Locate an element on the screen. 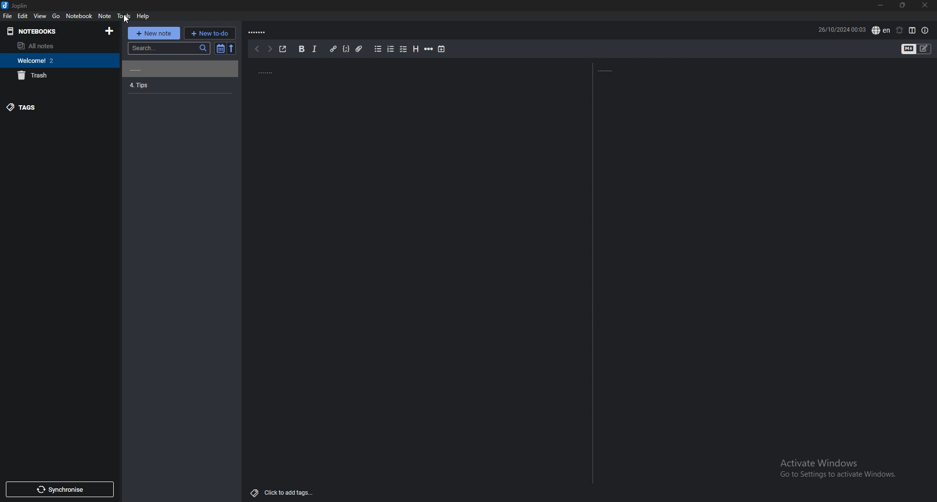 The height and width of the screenshot is (502, 937). checkbox is located at coordinates (404, 49).